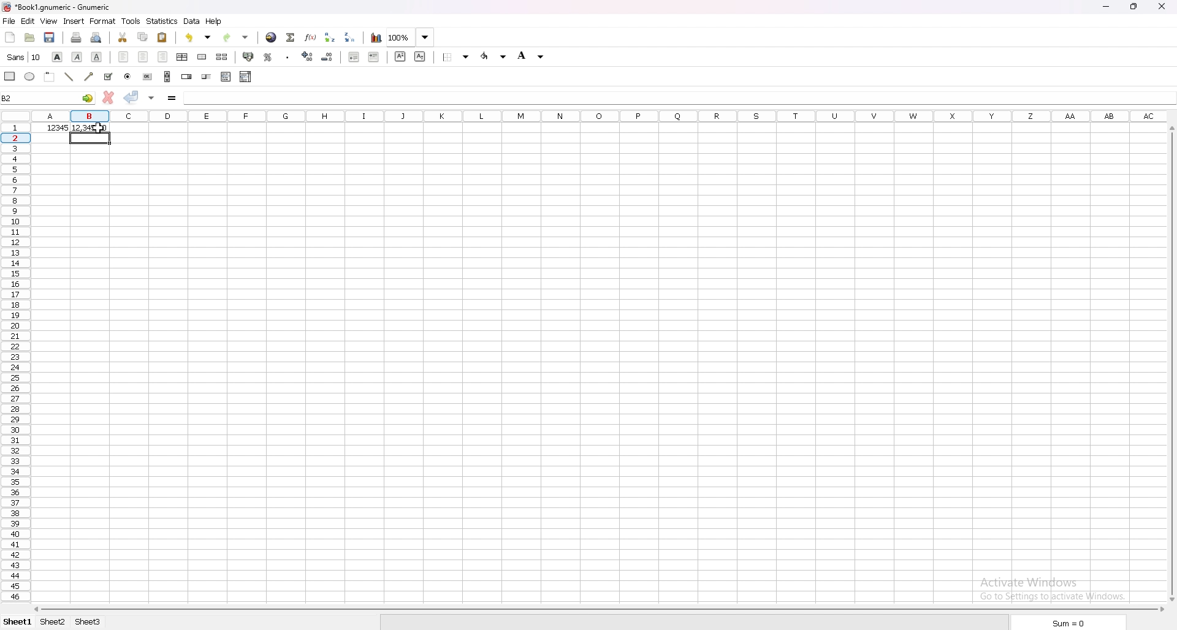 Image resolution: width=1177 pixels, height=630 pixels. What do you see at coordinates (1108, 6) in the screenshot?
I see `minimize` at bounding box center [1108, 6].